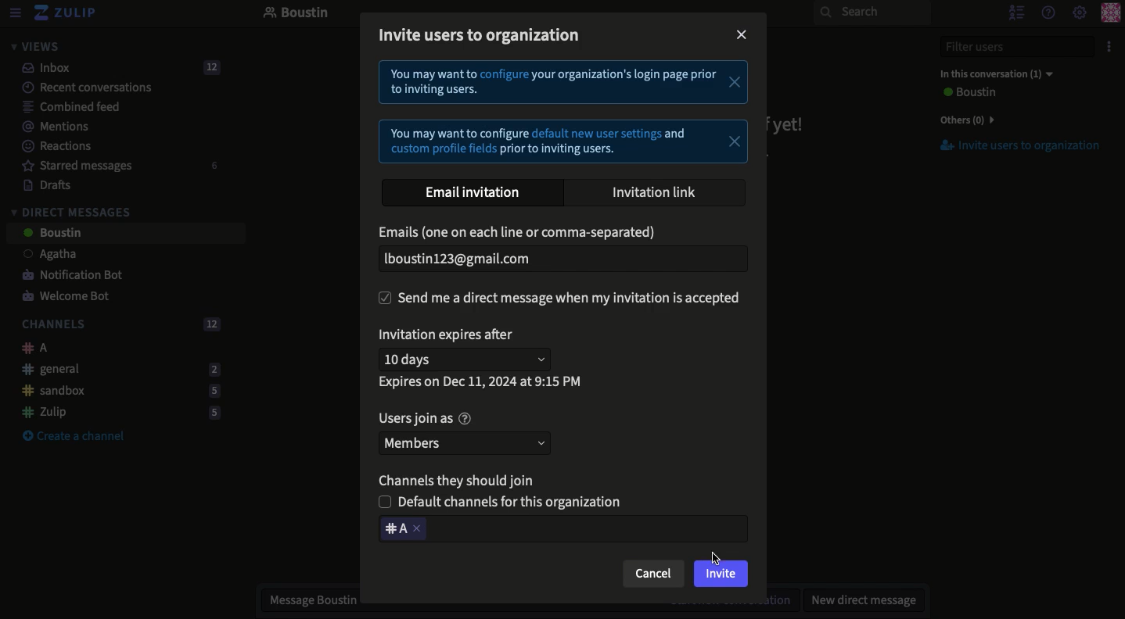  Describe the element at coordinates (462, 479) in the screenshot. I see `Channels they should join` at that location.